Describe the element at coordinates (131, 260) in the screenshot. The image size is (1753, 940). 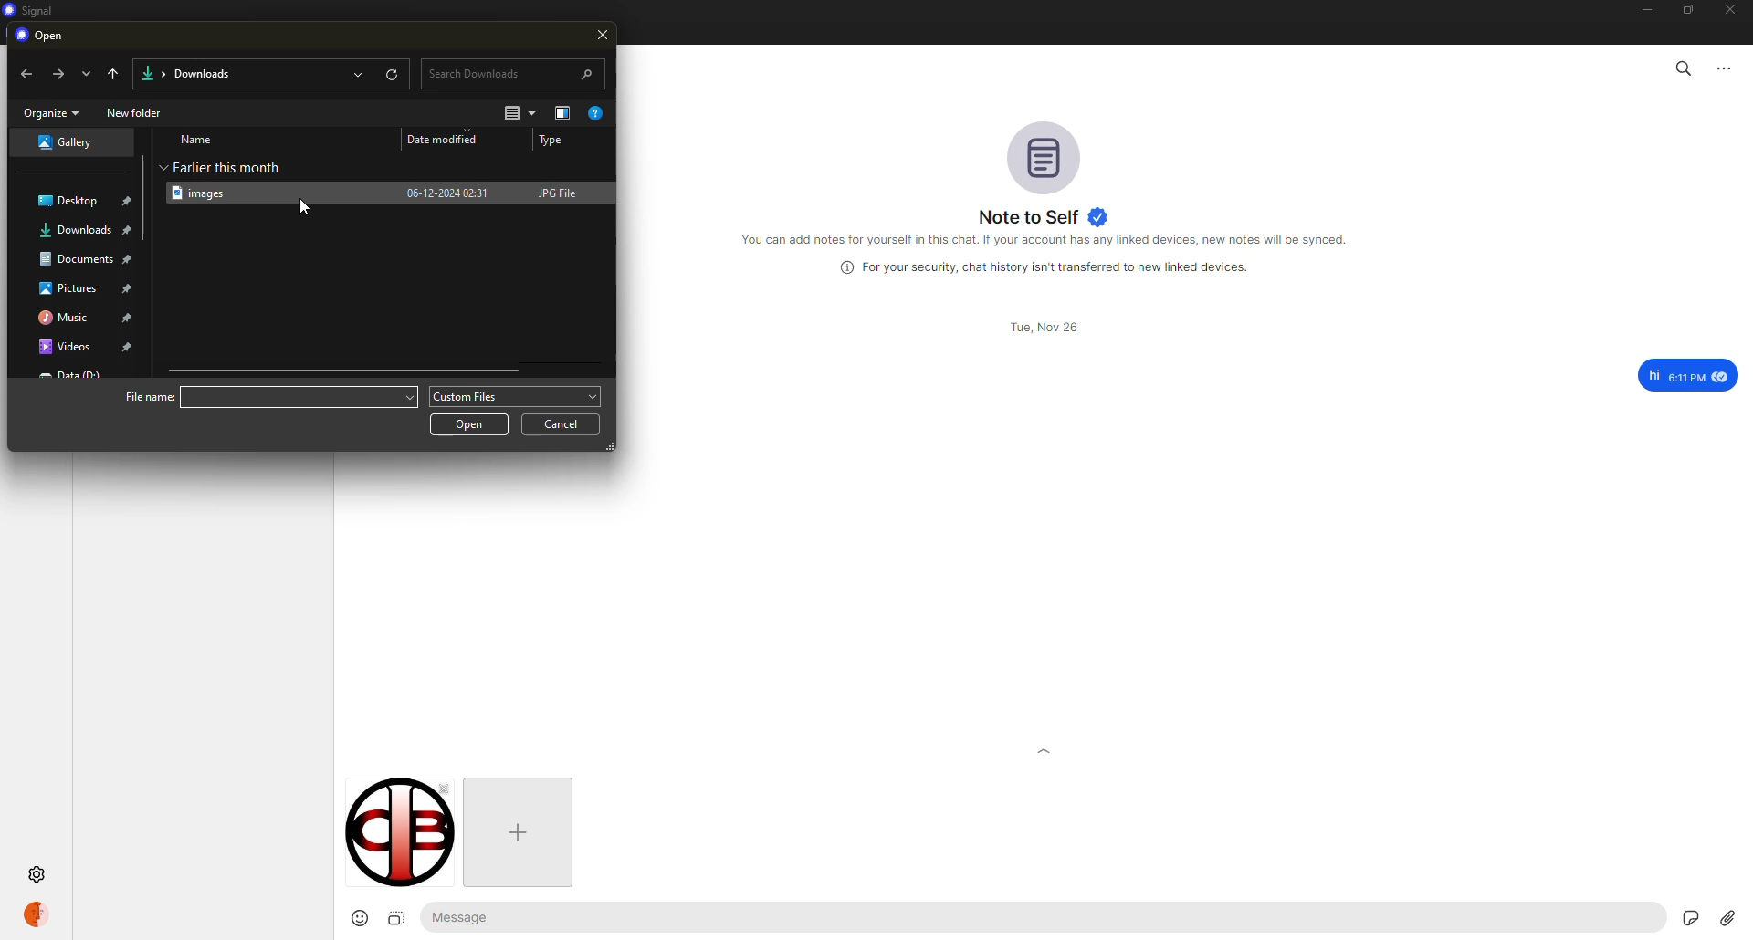
I see `pin` at that location.